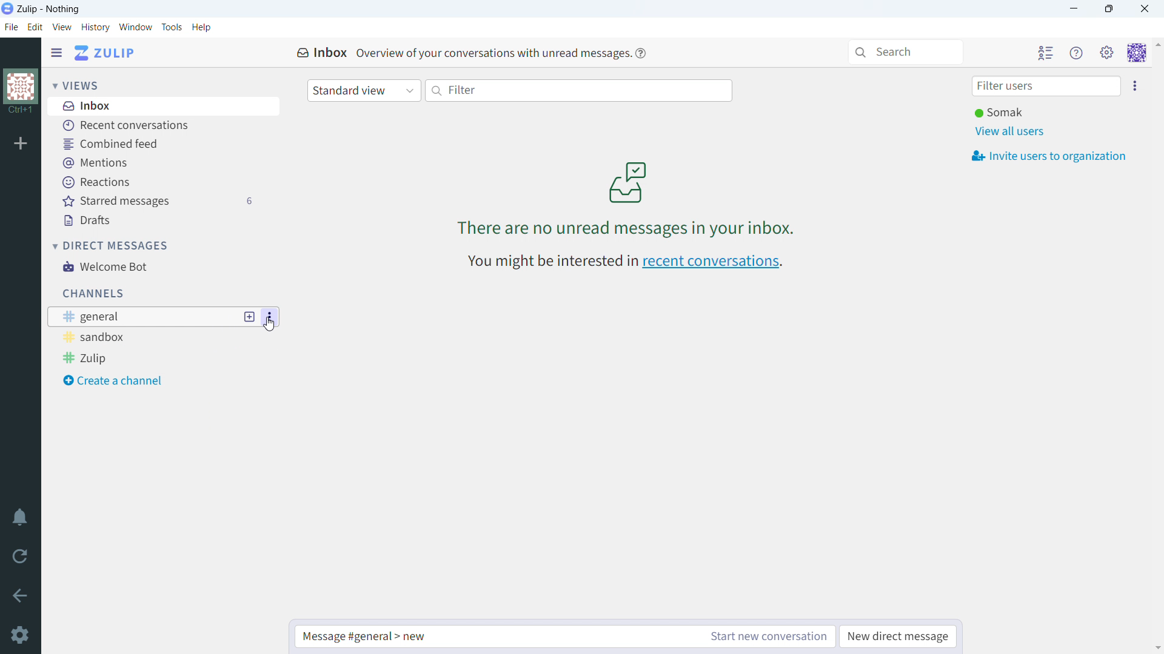 The height and width of the screenshot is (654, 1164). What do you see at coordinates (141, 317) in the screenshot?
I see `general` at bounding box center [141, 317].